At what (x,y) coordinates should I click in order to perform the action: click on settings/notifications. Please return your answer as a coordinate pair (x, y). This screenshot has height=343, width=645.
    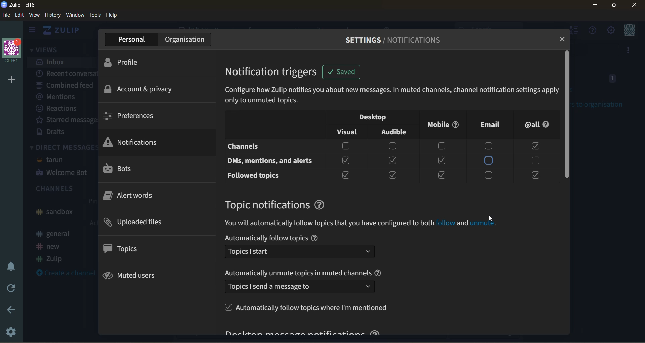
    Looking at the image, I should click on (394, 42).